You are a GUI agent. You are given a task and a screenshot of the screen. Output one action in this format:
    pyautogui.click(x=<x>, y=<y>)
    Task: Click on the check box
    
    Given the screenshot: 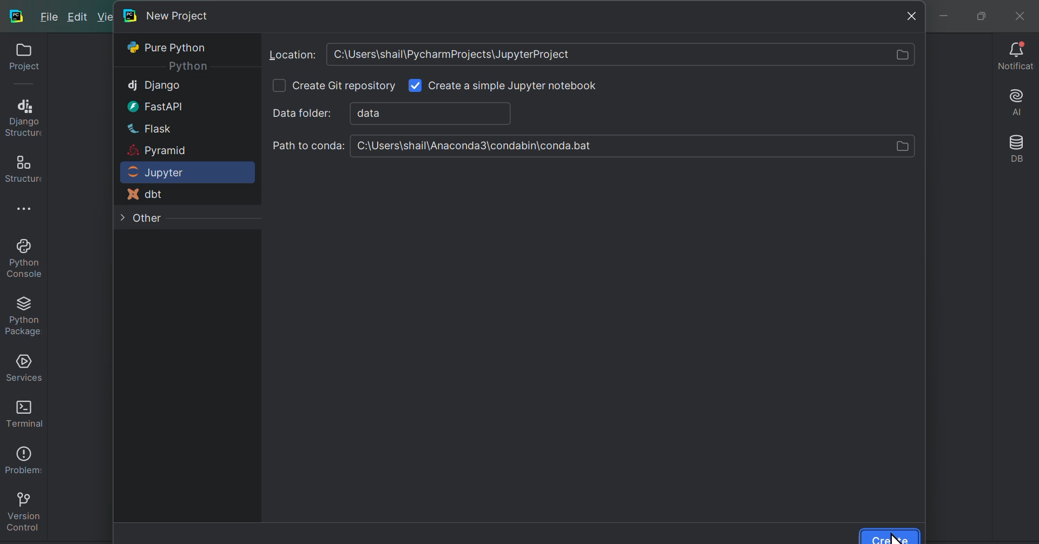 What is the action you would take?
    pyautogui.click(x=415, y=85)
    